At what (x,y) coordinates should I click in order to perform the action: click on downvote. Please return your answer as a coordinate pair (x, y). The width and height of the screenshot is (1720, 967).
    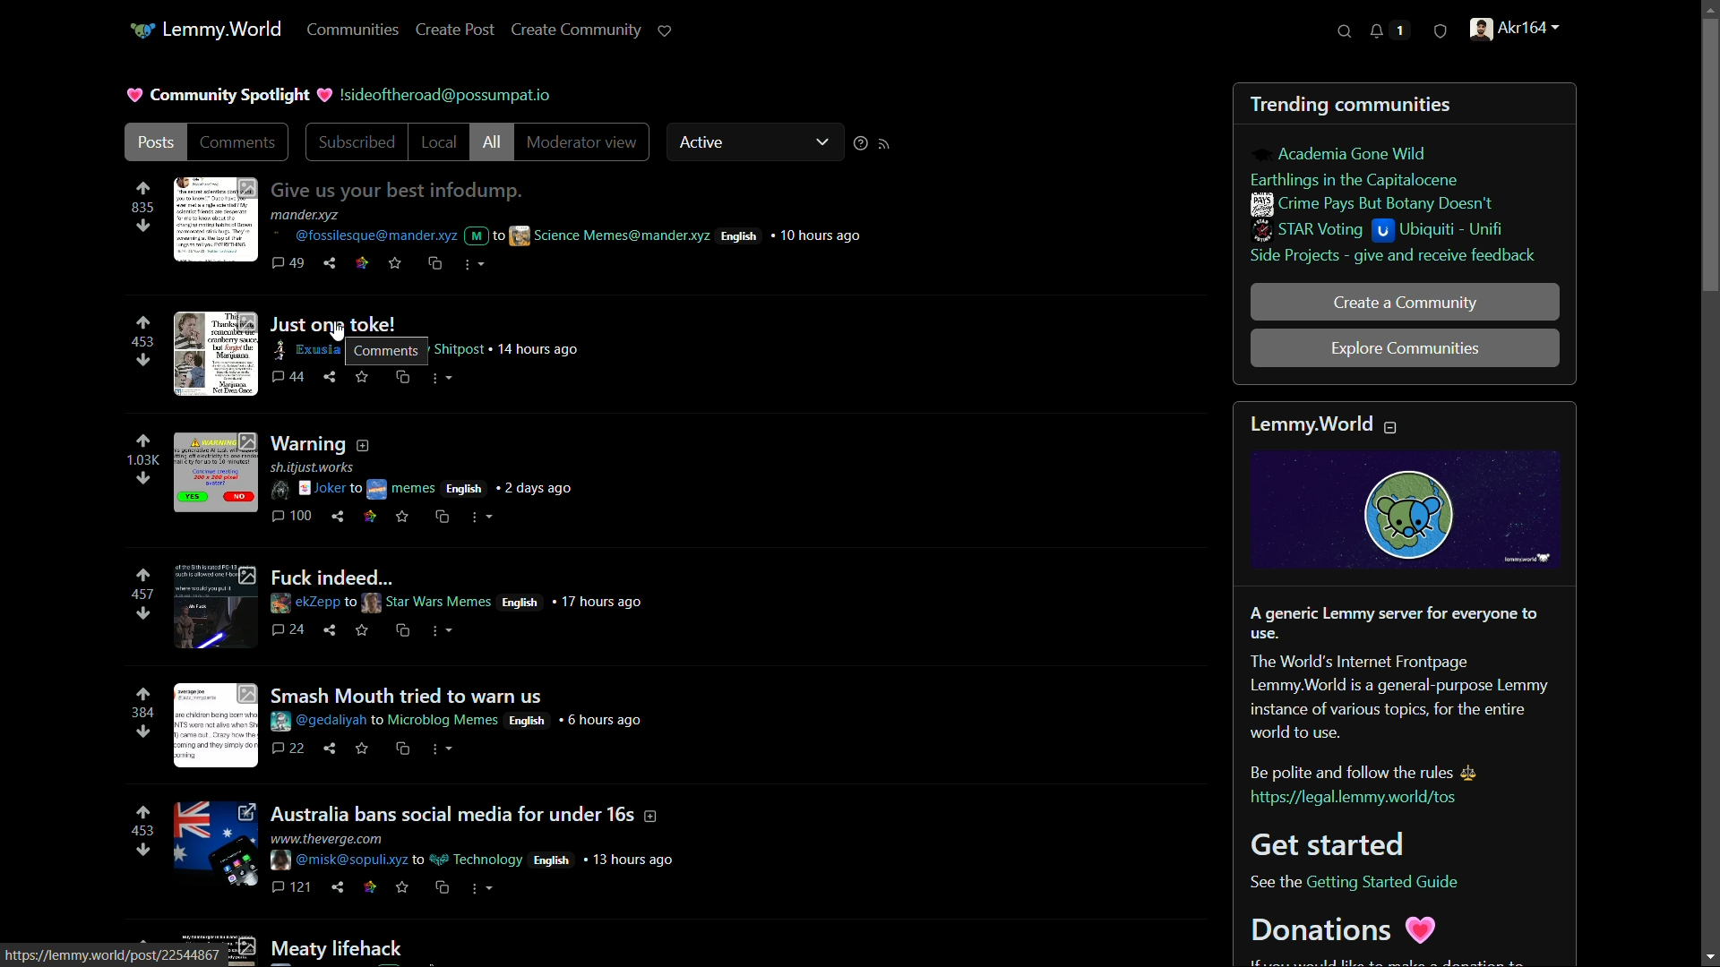
    Looking at the image, I should click on (142, 479).